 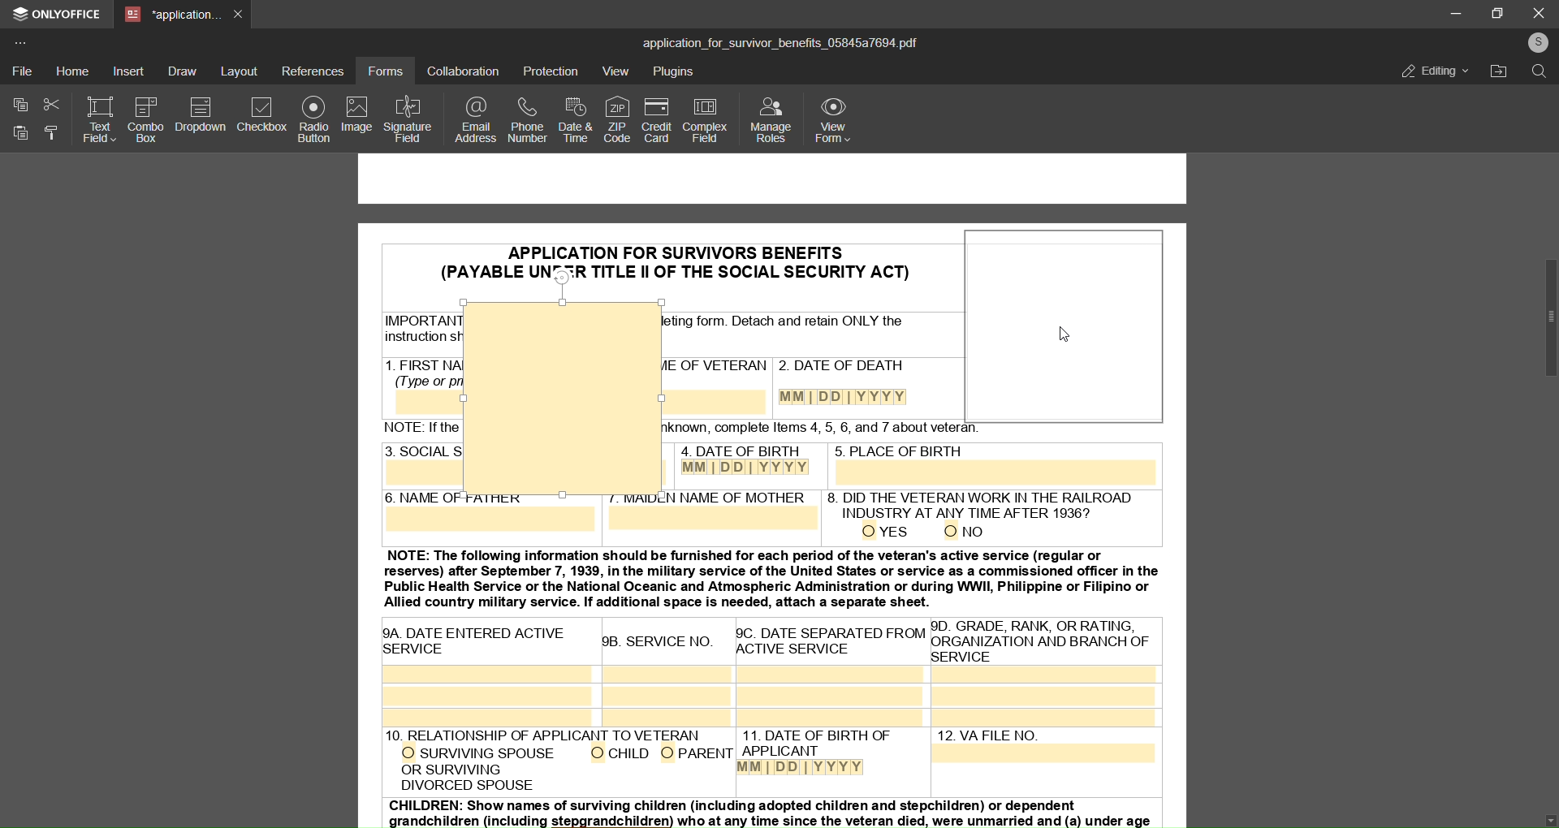 What do you see at coordinates (1536, 42) in the screenshot?
I see `user` at bounding box center [1536, 42].